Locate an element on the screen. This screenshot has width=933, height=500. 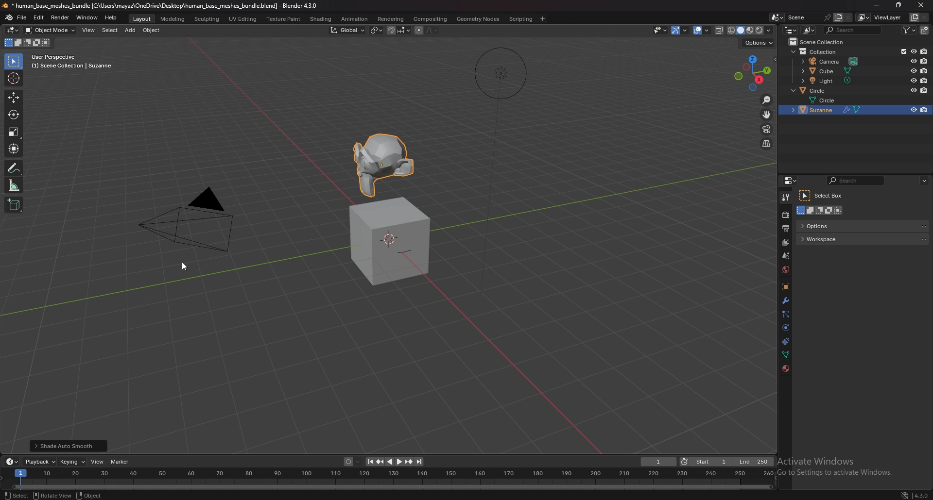
current frame is located at coordinates (659, 461).